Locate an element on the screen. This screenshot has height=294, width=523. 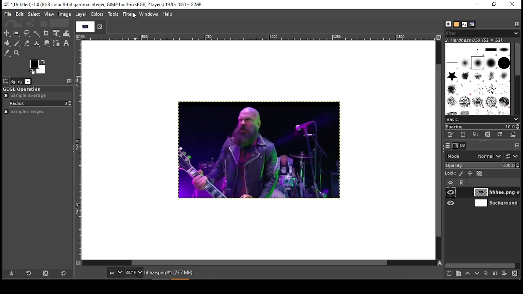
fonts is located at coordinates (464, 24).